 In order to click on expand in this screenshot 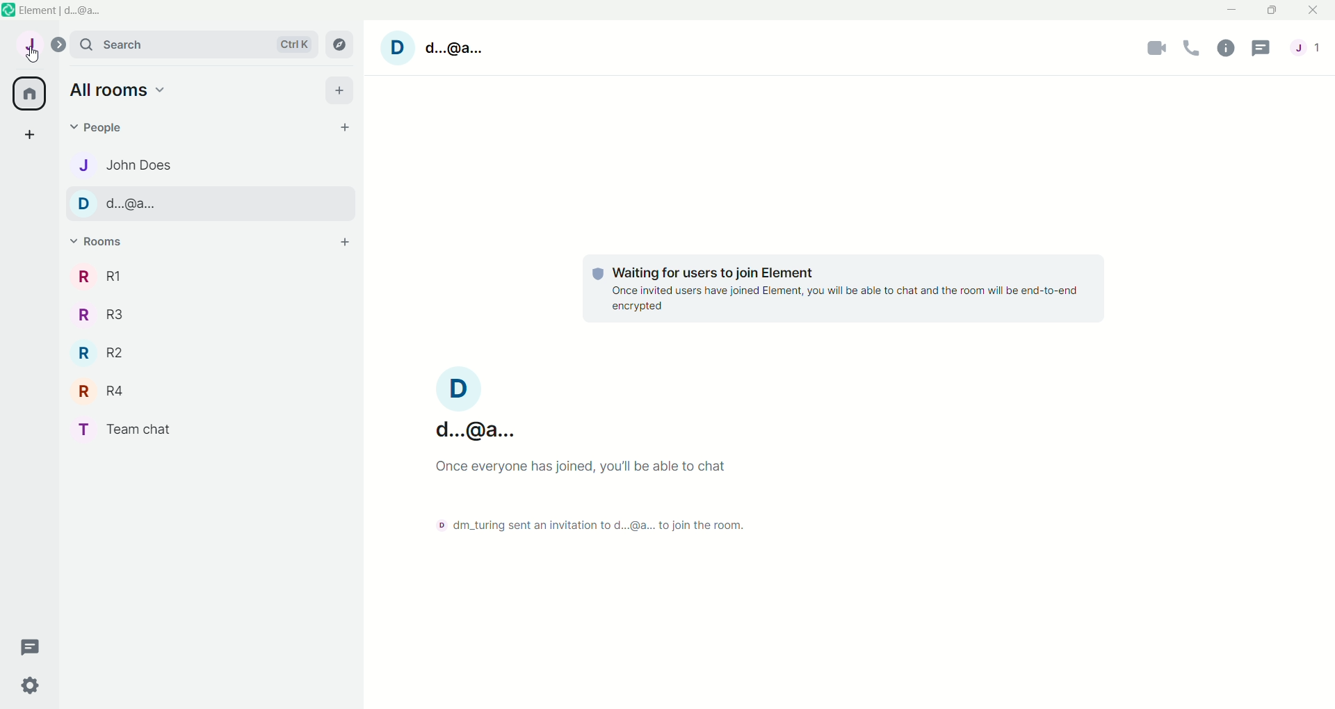, I will do `click(58, 45)`.